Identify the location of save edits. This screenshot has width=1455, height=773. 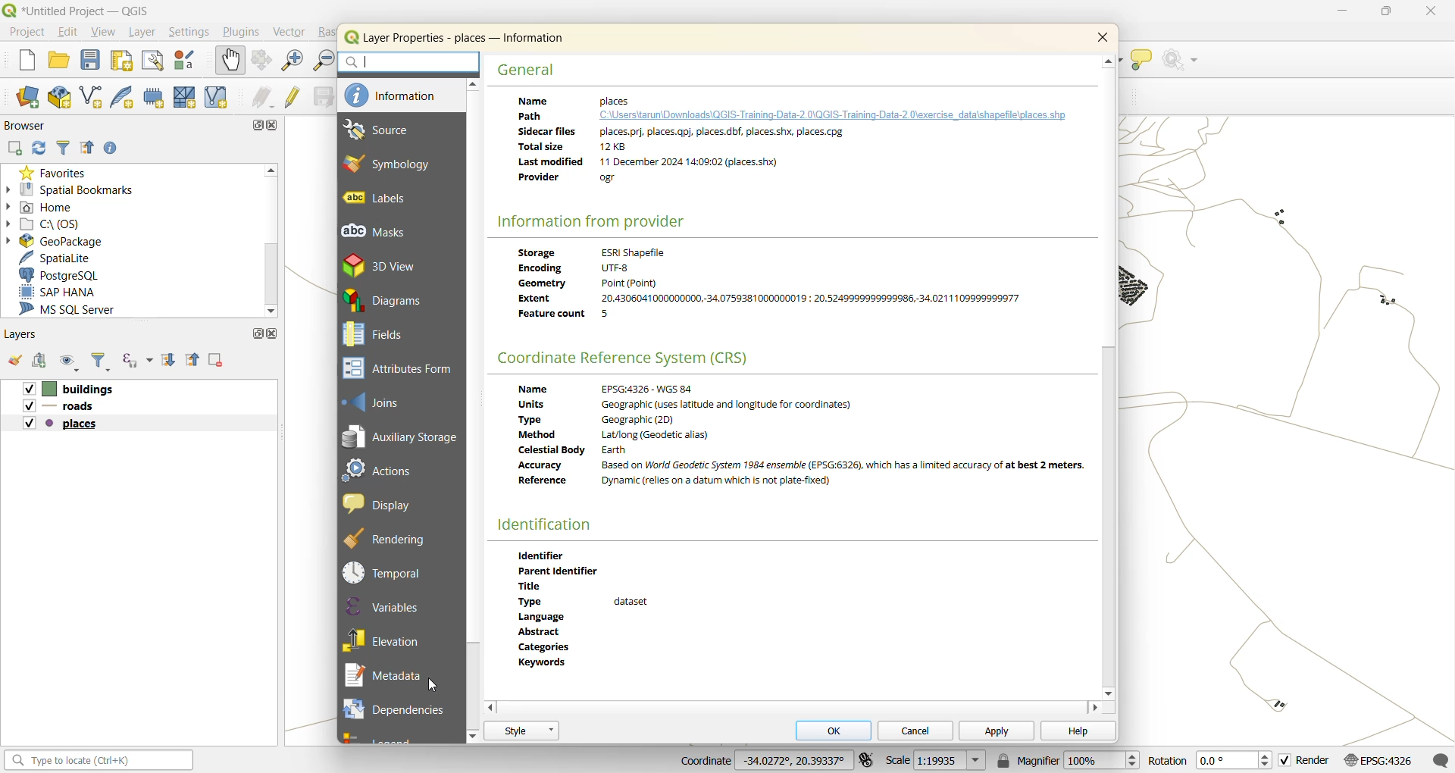
(318, 98).